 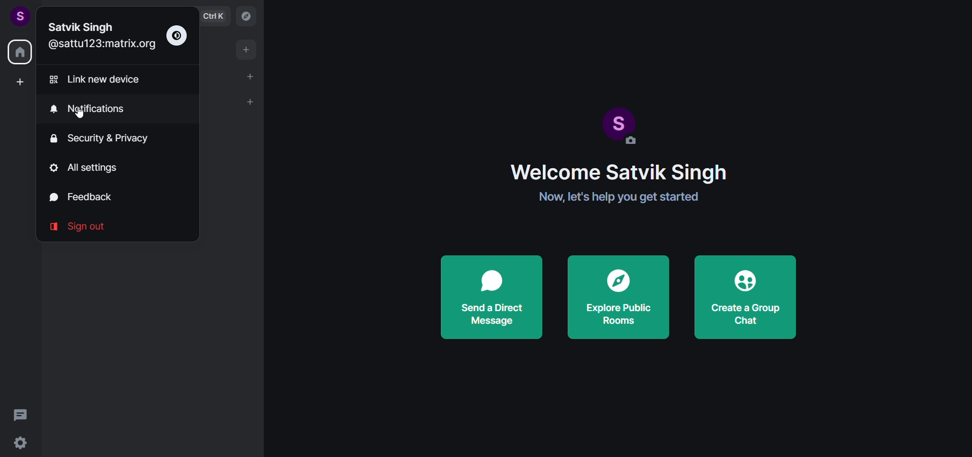 I want to click on Cursor, so click(x=81, y=113).